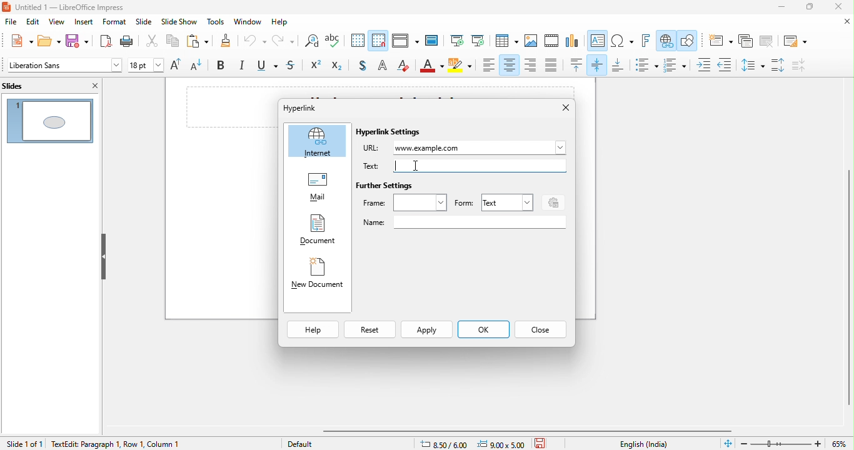 The height and width of the screenshot is (450, 854). I want to click on format, so click(114, 22).